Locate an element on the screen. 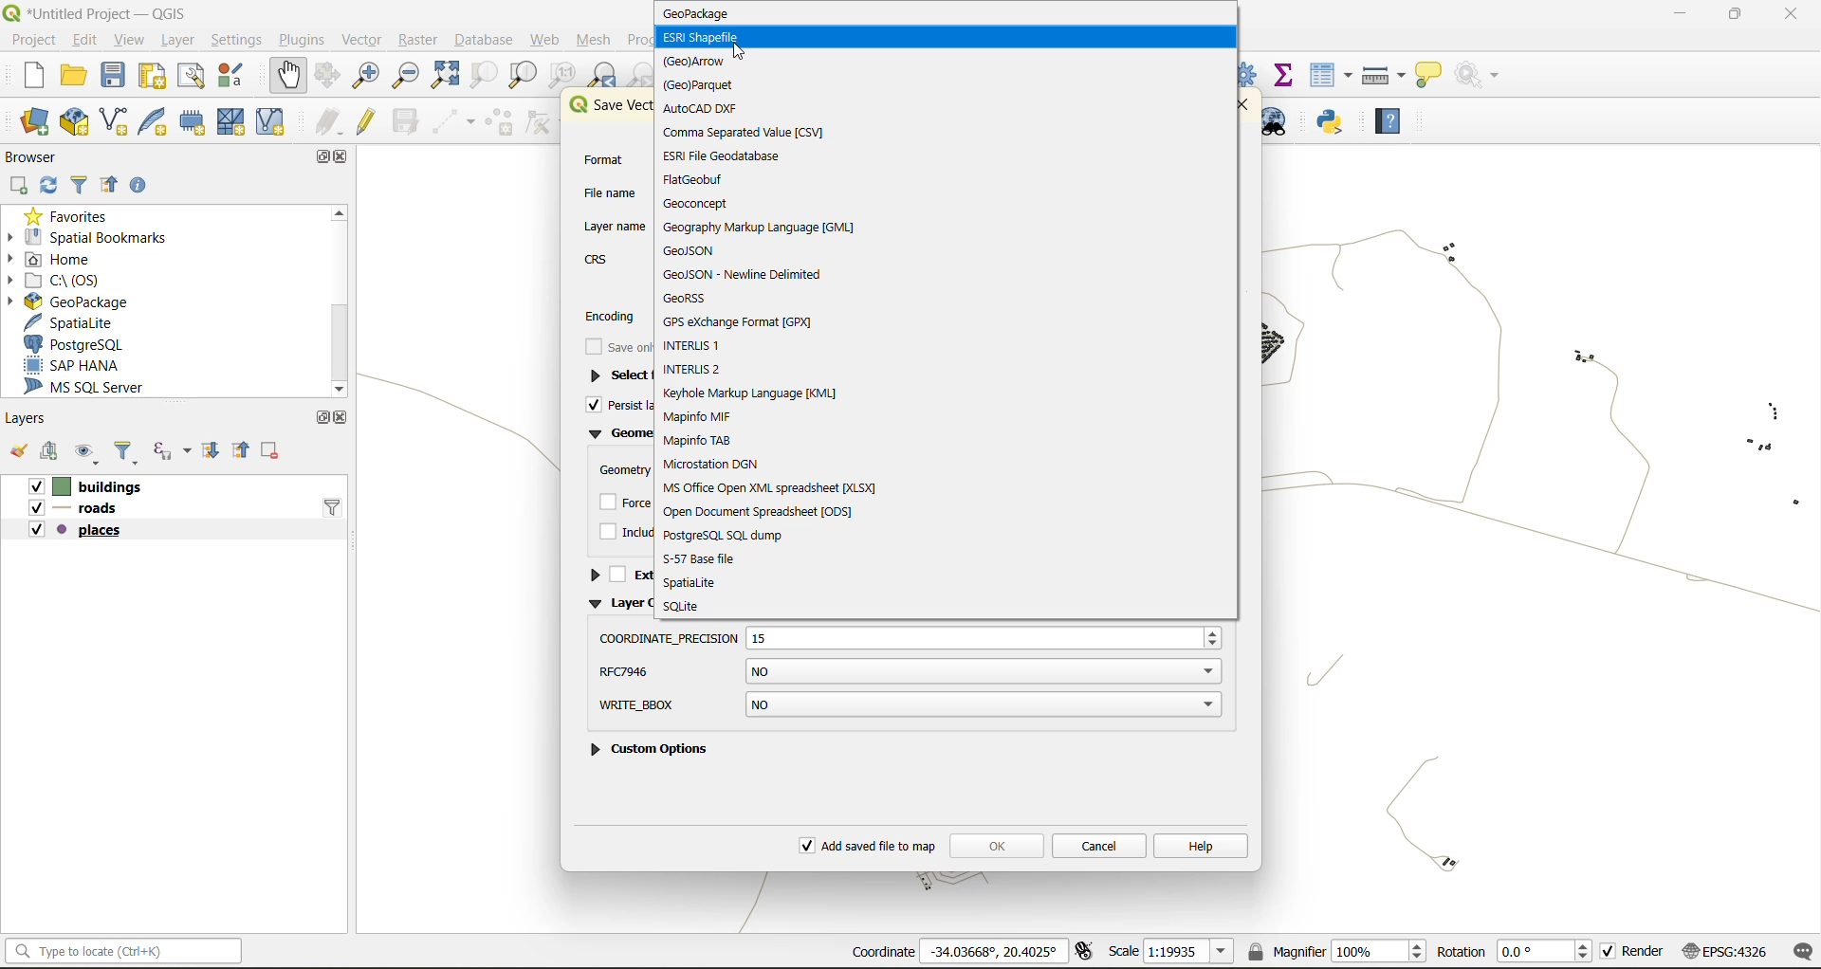  zoom full is located at coordinates (445, 76).